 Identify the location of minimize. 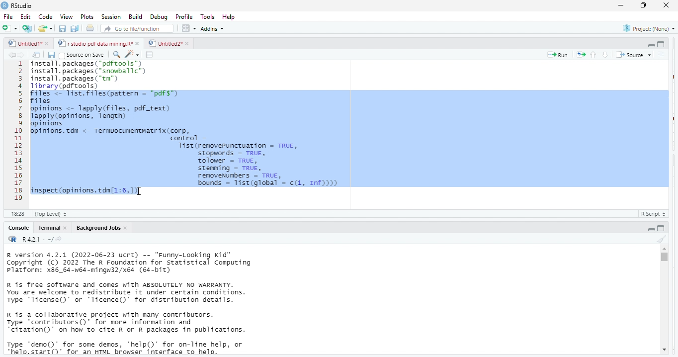
(621, 5).